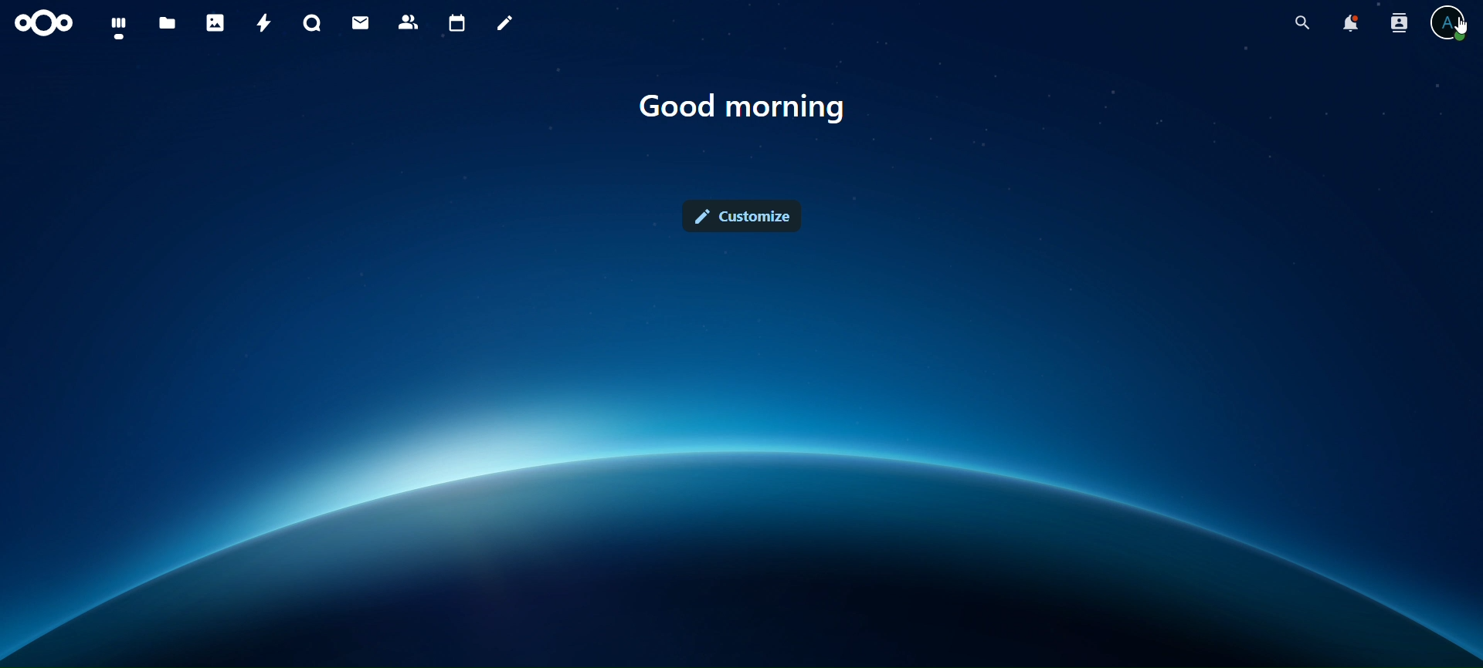 This screenshot has width=1483, height=668. I want to click on notes, so click(508, 25).